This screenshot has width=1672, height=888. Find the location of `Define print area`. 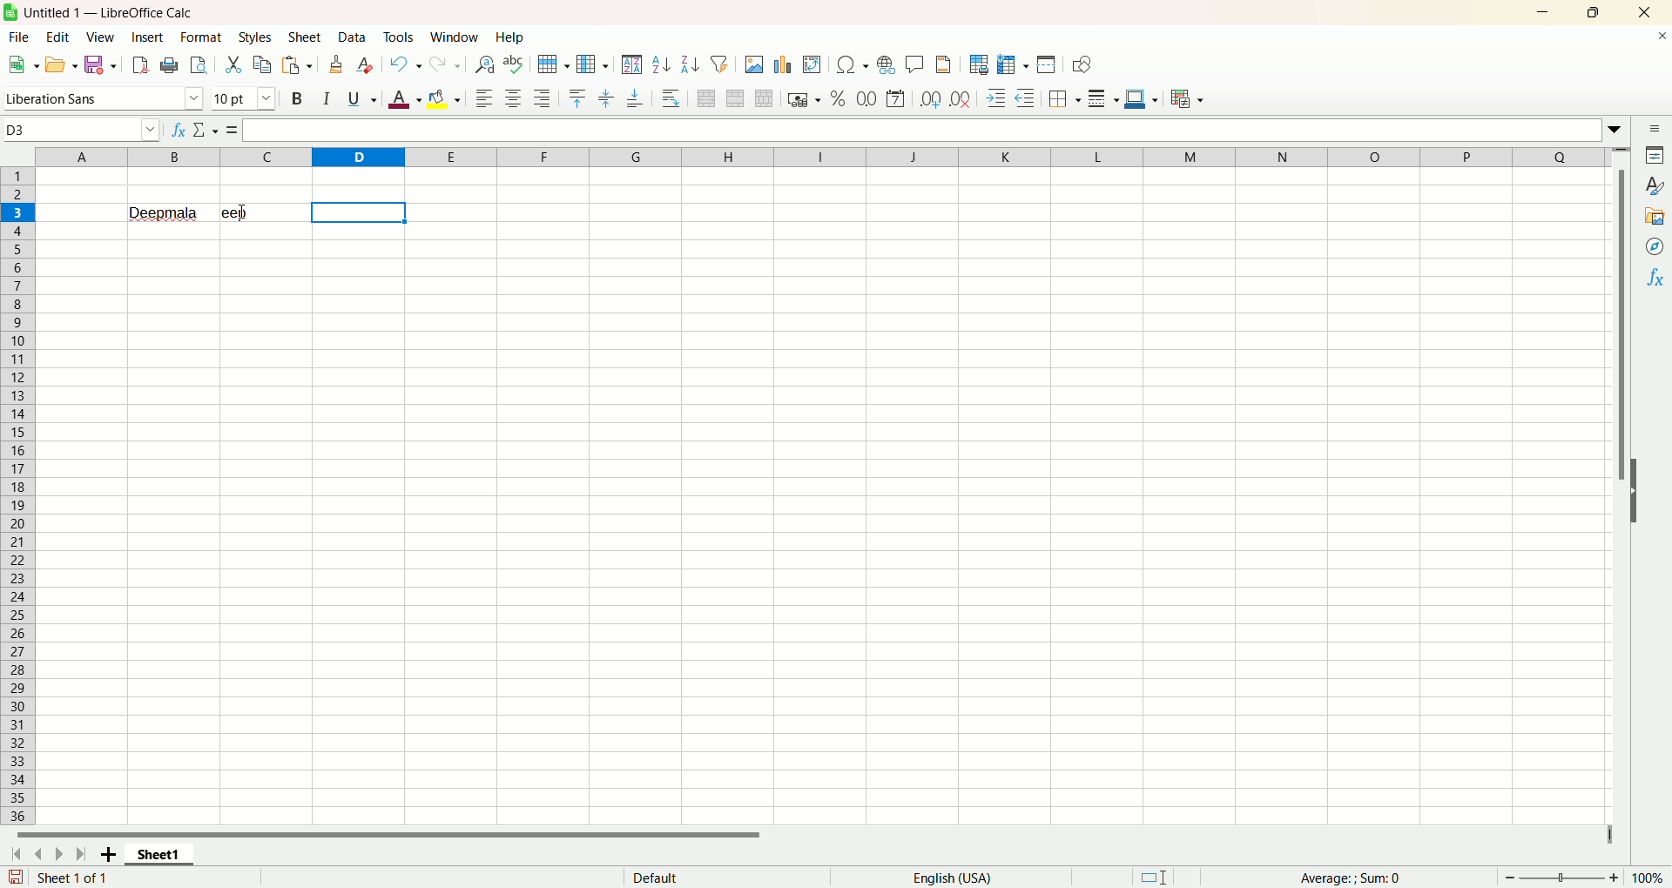

Define print area is located at coordinates (980, 64).